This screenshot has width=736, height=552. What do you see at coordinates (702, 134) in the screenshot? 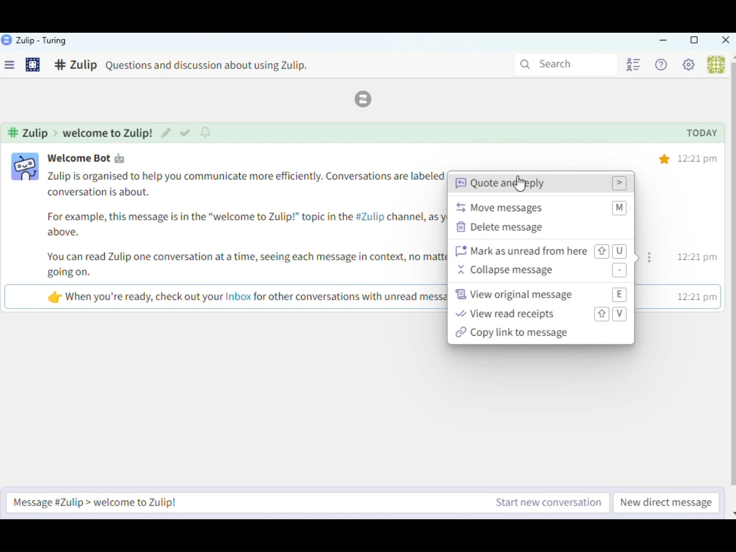
I see `today` at bounding box center [702, 134].